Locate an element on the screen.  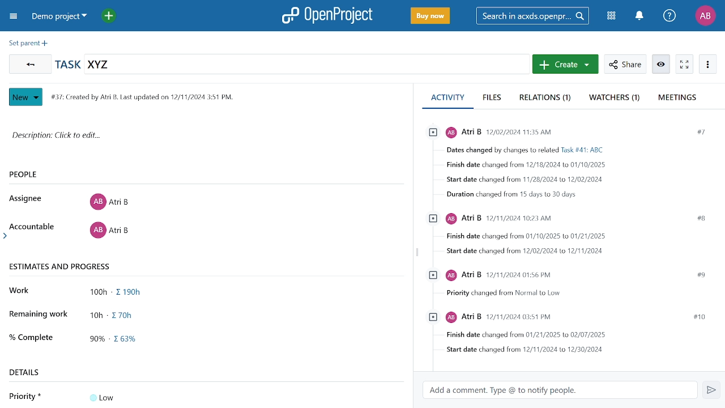
chronological Activity log for he project is located at coordinates (573, 242).